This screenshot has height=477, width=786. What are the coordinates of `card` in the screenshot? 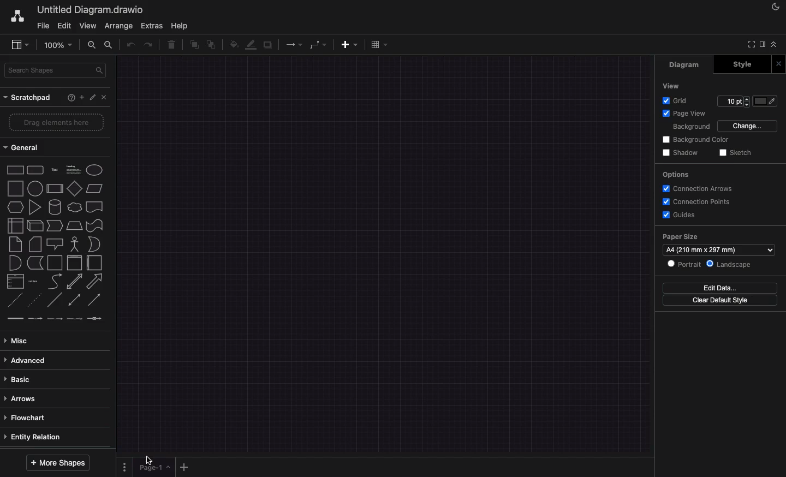 It's located at (35, 244).